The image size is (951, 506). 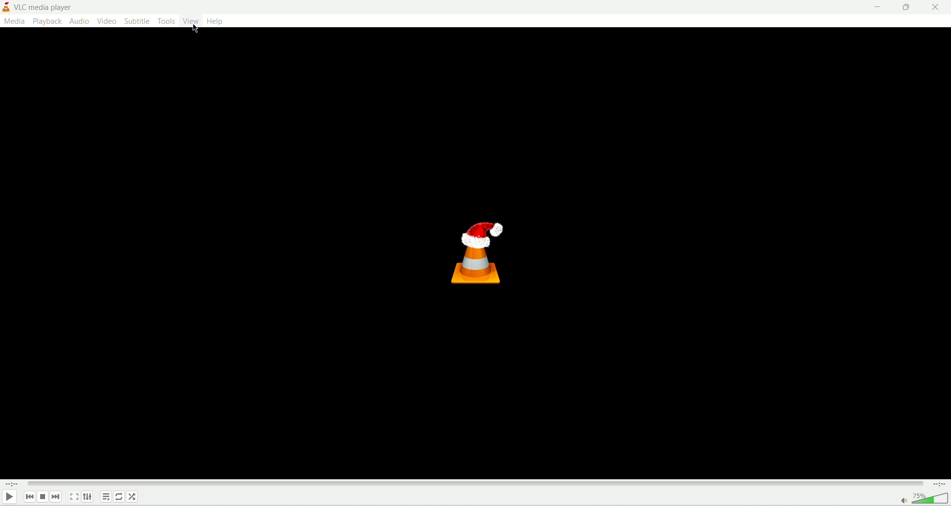 What do you see at coordinates (191, 21) in the screenshot?
I see `view` at bounding box center [191, 21].